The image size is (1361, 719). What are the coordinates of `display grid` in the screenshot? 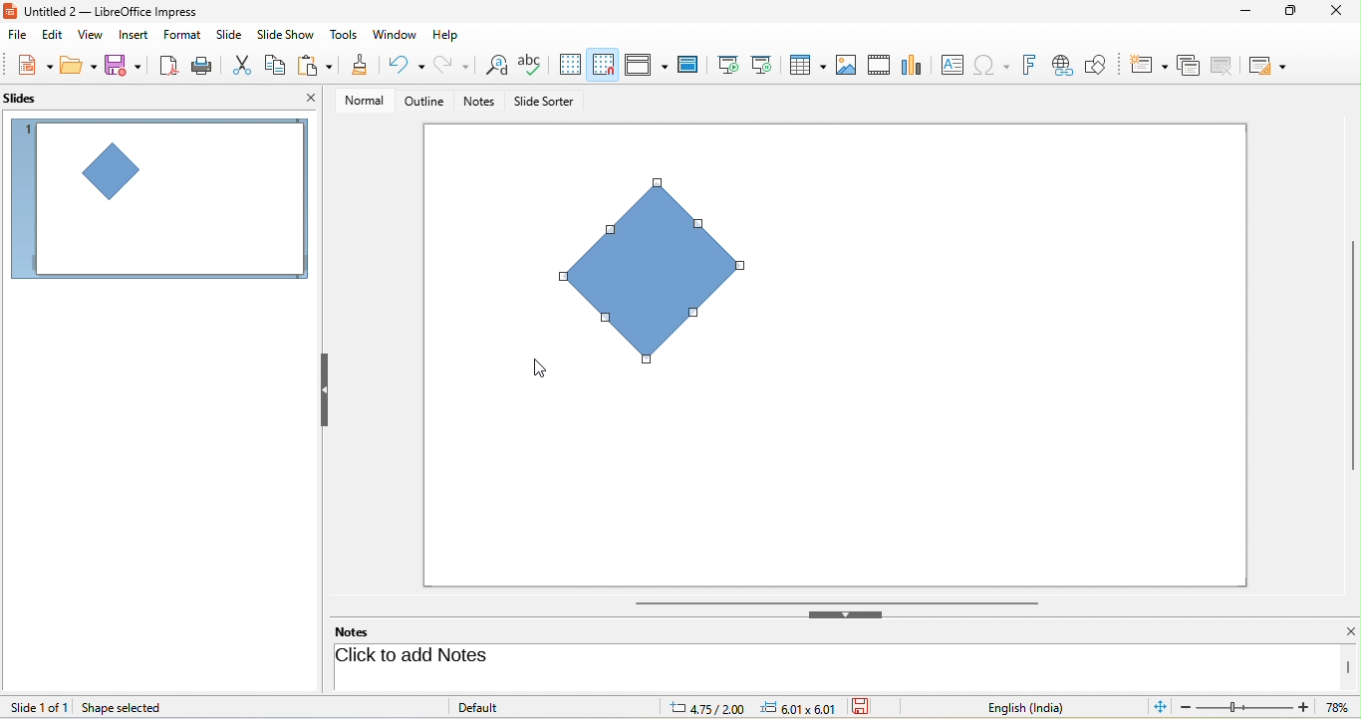 It's located at (570, 65).